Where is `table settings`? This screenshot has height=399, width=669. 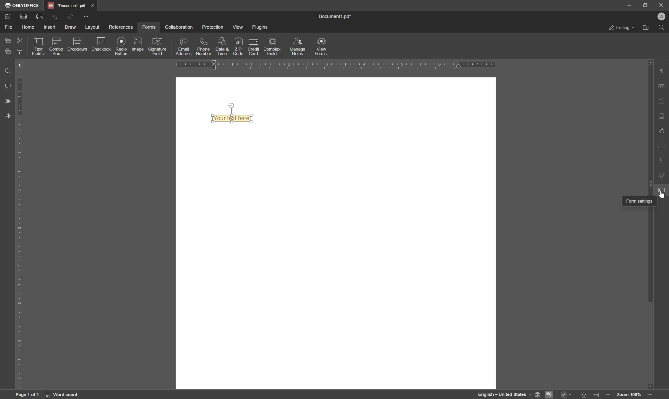 table settings is located at coordinates (662, 86).